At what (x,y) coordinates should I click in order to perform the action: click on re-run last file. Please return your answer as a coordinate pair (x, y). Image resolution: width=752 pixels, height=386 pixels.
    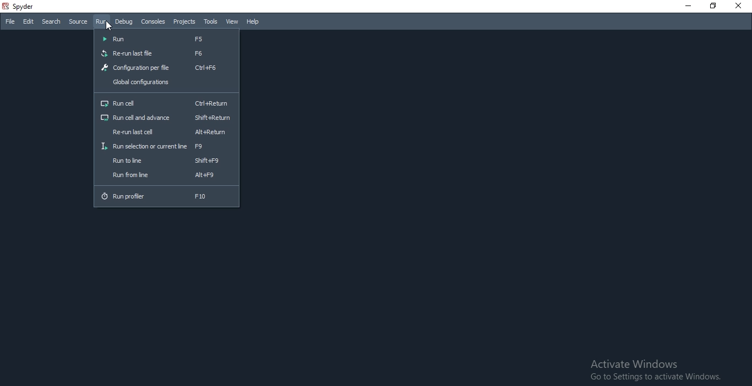
    Looking at the image, I should click on (167, 53).